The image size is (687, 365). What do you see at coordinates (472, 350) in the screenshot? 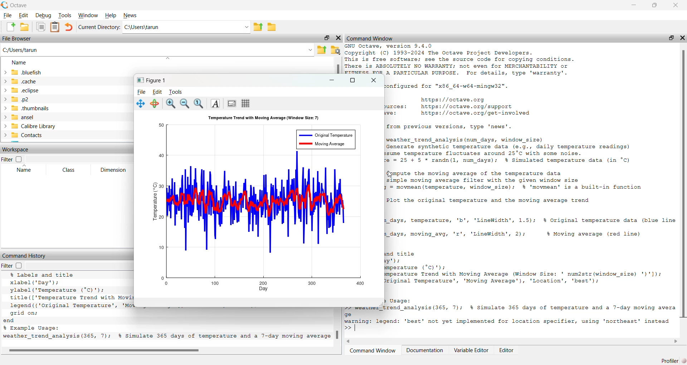
I see `Variable Editor` at bounding box center [472, 350].